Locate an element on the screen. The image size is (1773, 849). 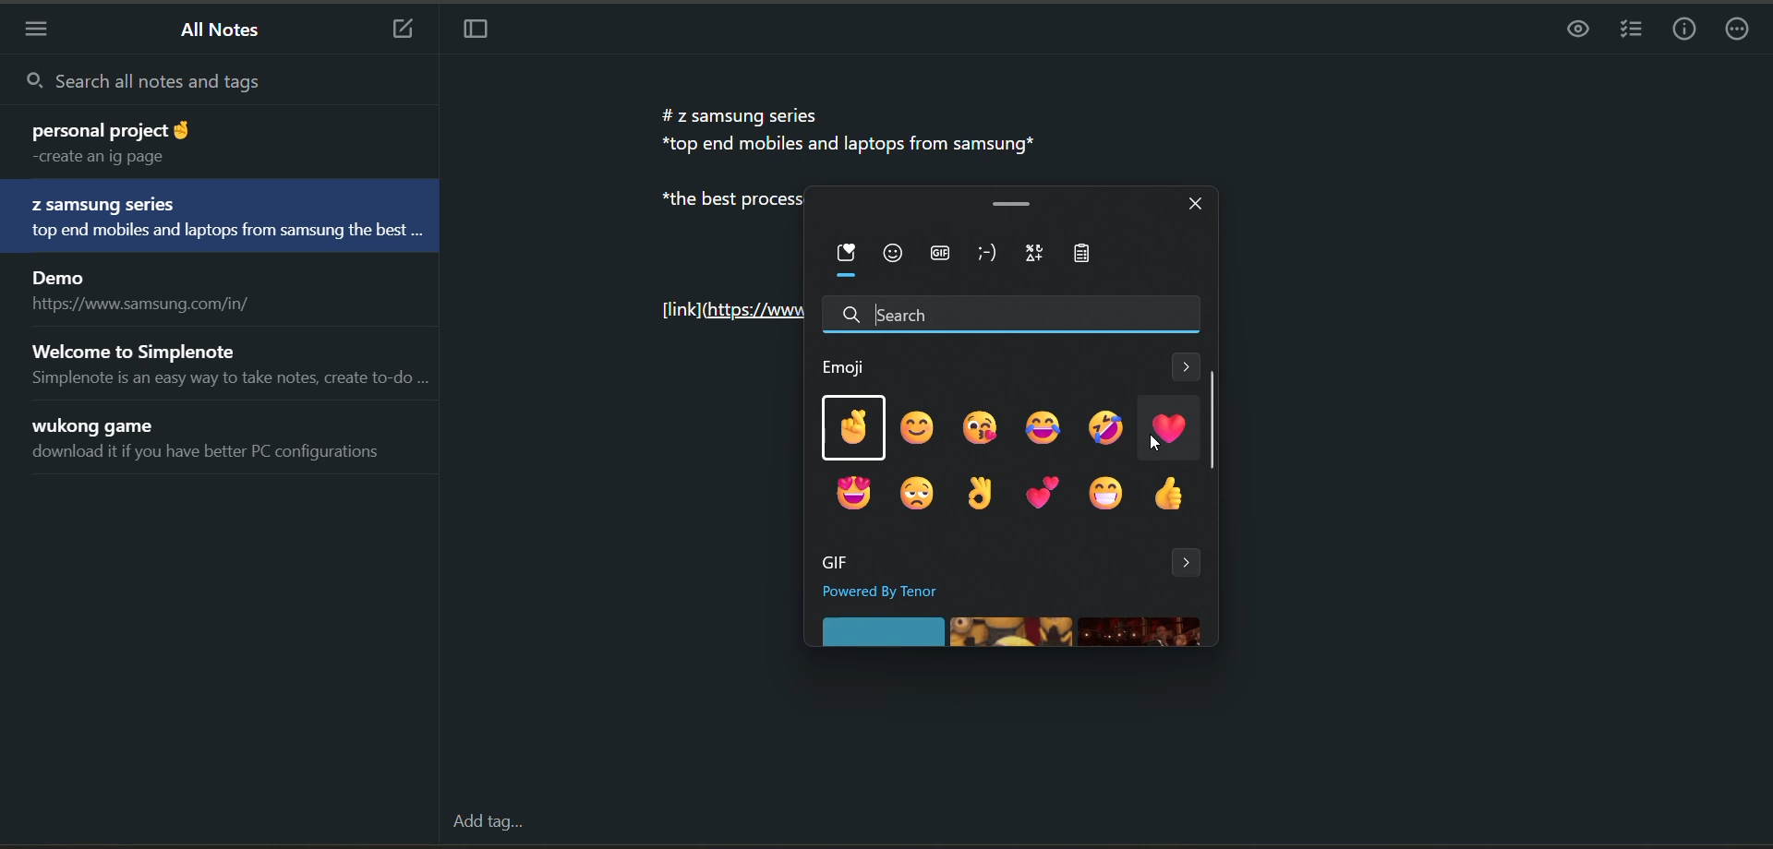
most recently used is located at coordinates (848, 262).